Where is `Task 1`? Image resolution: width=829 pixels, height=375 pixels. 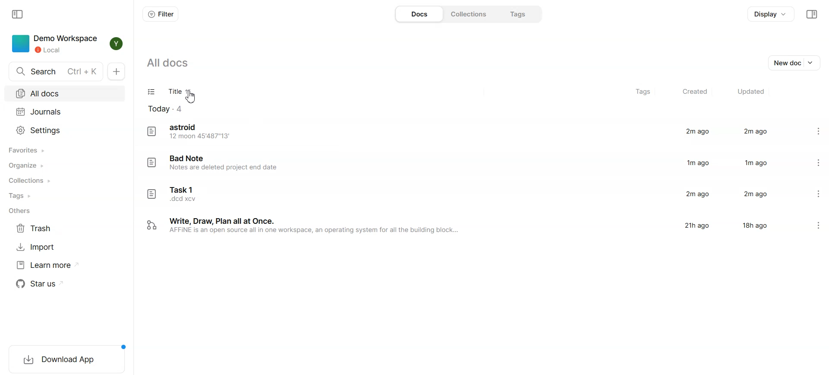 Task 1 is located at coordinates (182, 189).